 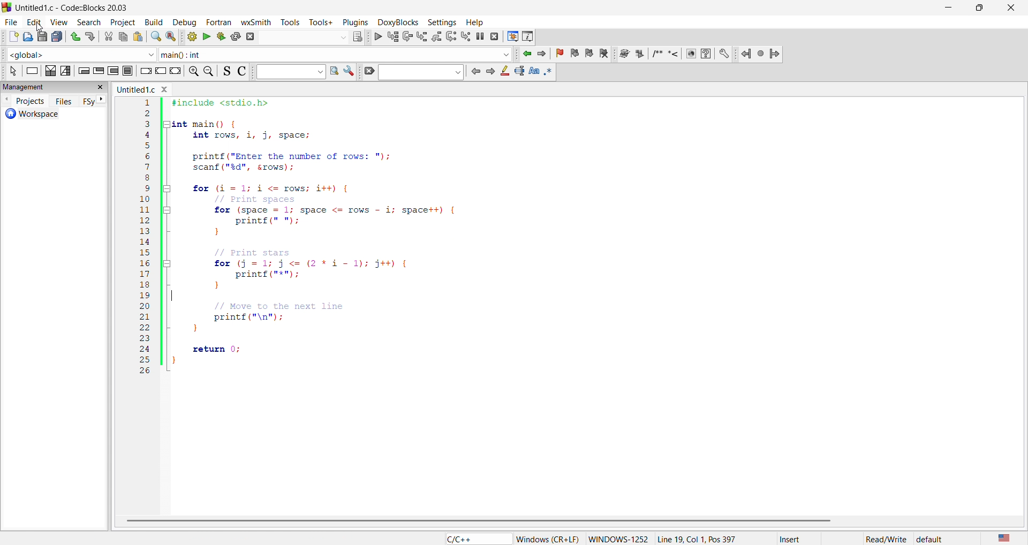 What do you see at coordinates (236, 36) in the screenshot?
I see `rebuild` at bounding box center [236, 36].